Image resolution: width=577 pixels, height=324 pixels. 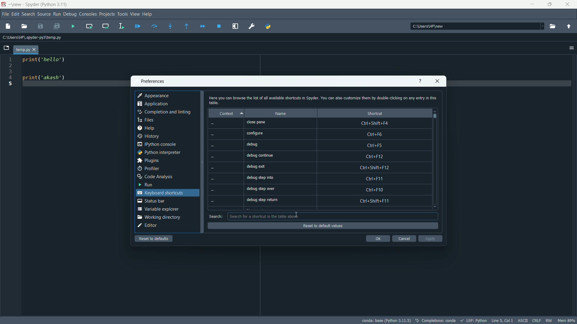 What do you see at coordinates (73, 26) in the screenshot?
I see `run file` at bounding box center [73, 26].